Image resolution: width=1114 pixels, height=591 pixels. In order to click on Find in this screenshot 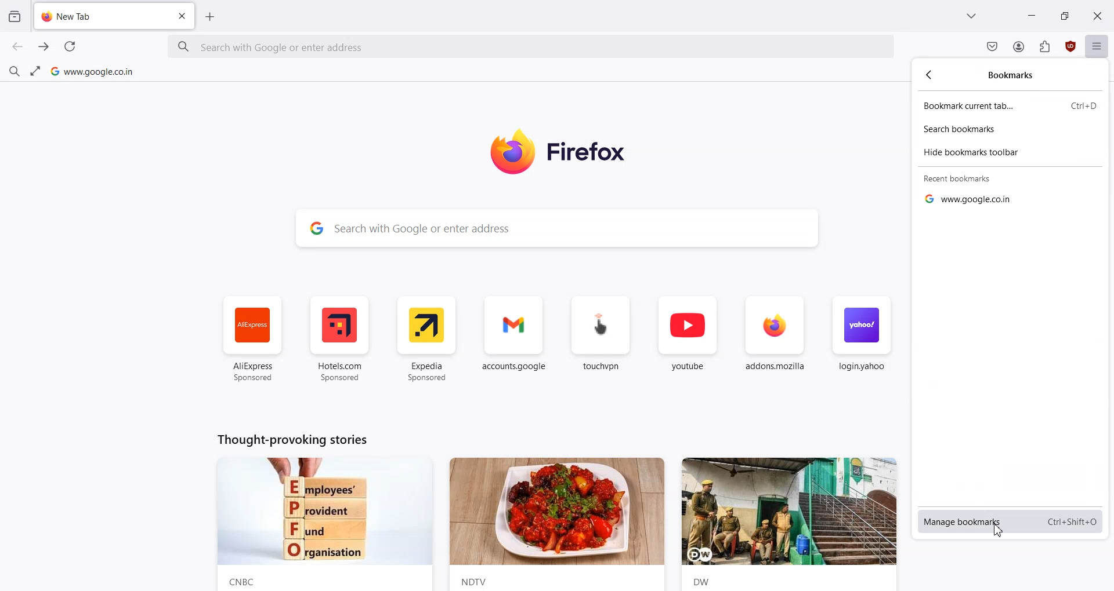, I will do `click(14, 70)`.